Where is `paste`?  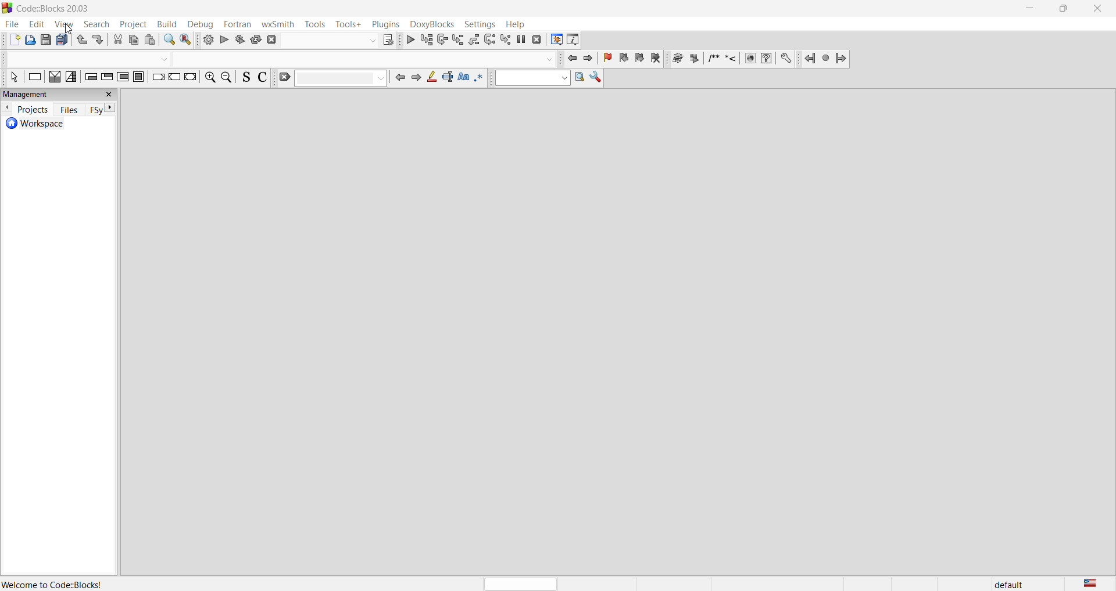
paste is located at coordinates (152, 40).